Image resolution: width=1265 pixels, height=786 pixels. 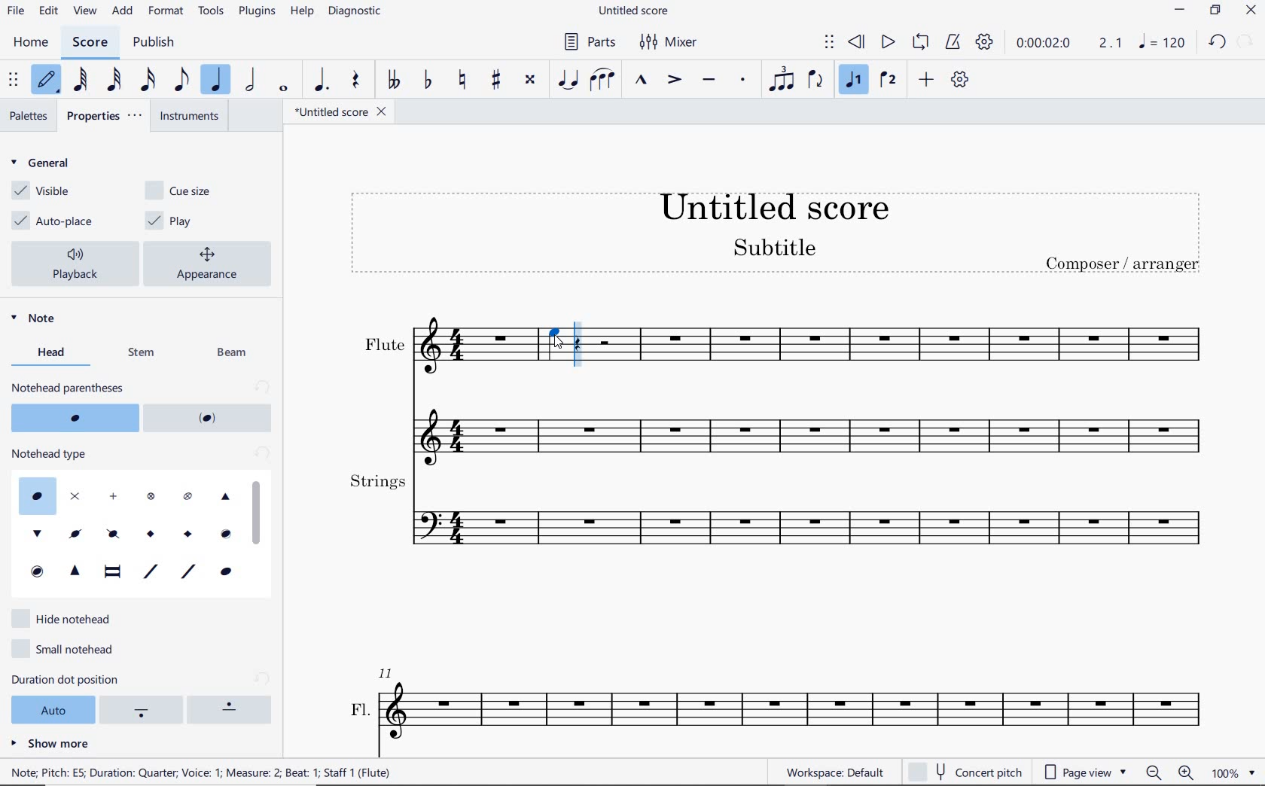 What do you see at coordinates (83, 12) in the screenshot?
I see `view` at bounding box center [83, 12].